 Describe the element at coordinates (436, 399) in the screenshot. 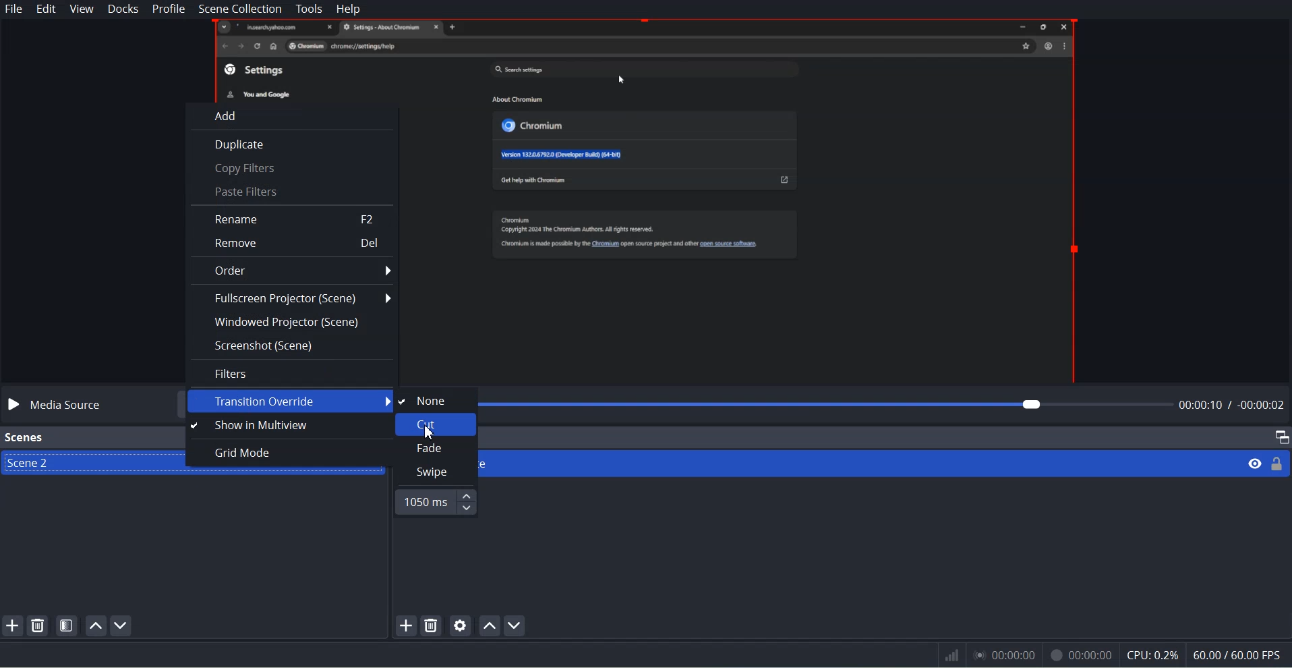

I see `None` at that location.